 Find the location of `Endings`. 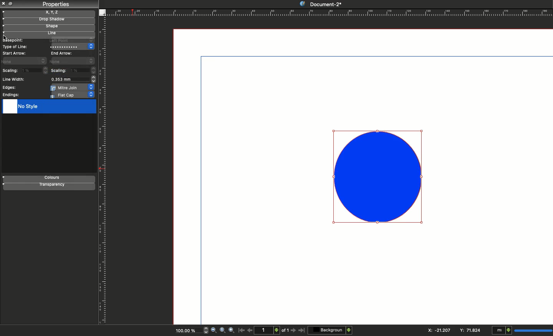

Endings is located at coordinates (12, 95).